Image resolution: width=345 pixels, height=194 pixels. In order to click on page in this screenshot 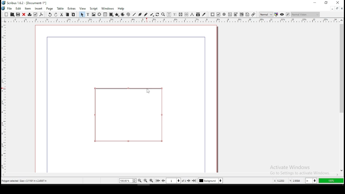, I will do `click(49, 9)`.